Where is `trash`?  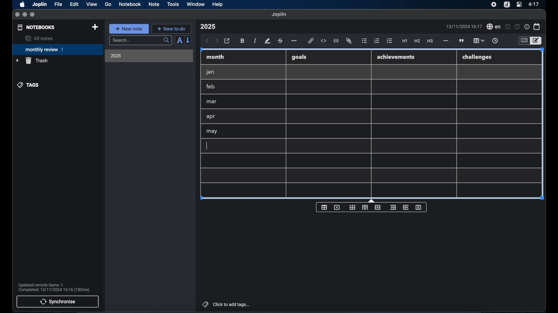 trash is located at coordinates (32, 61).